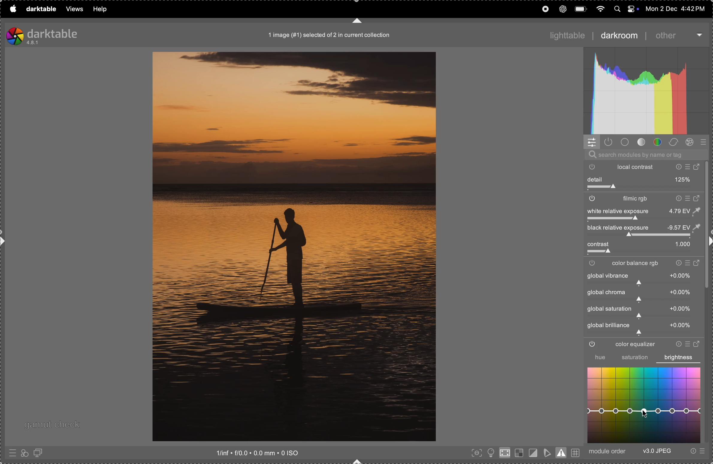 The image size is (713, 464). What do you see at coordinates (679, 357) in the screenshot?
I see `brightness` at bounding box center [679, 357].